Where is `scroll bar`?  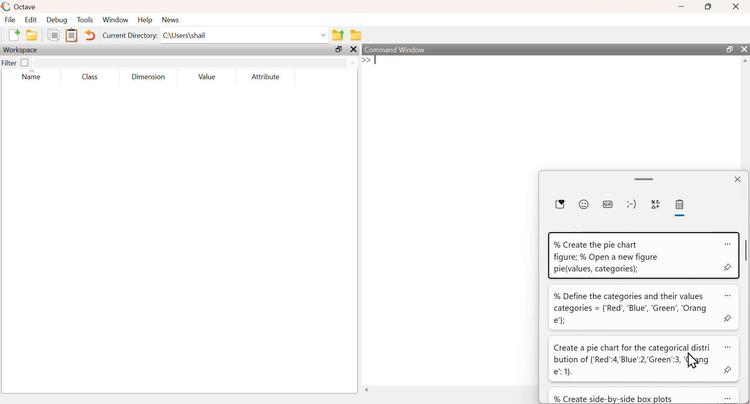
scroll bar is located at coordinates (645, 179).